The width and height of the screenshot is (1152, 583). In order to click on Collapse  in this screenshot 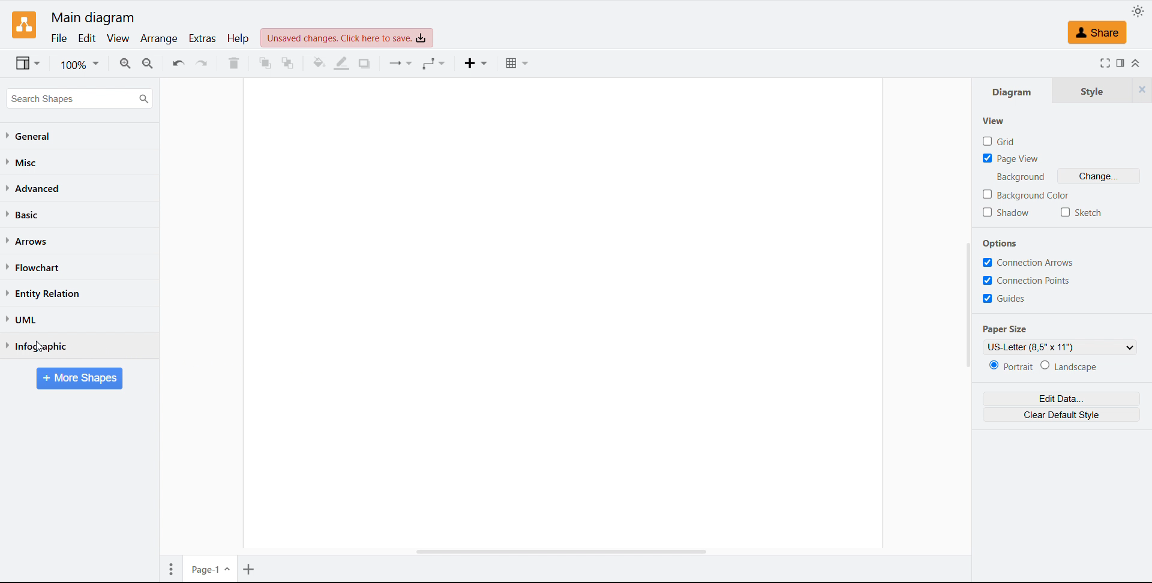, I will do `click(1137, 64)`.